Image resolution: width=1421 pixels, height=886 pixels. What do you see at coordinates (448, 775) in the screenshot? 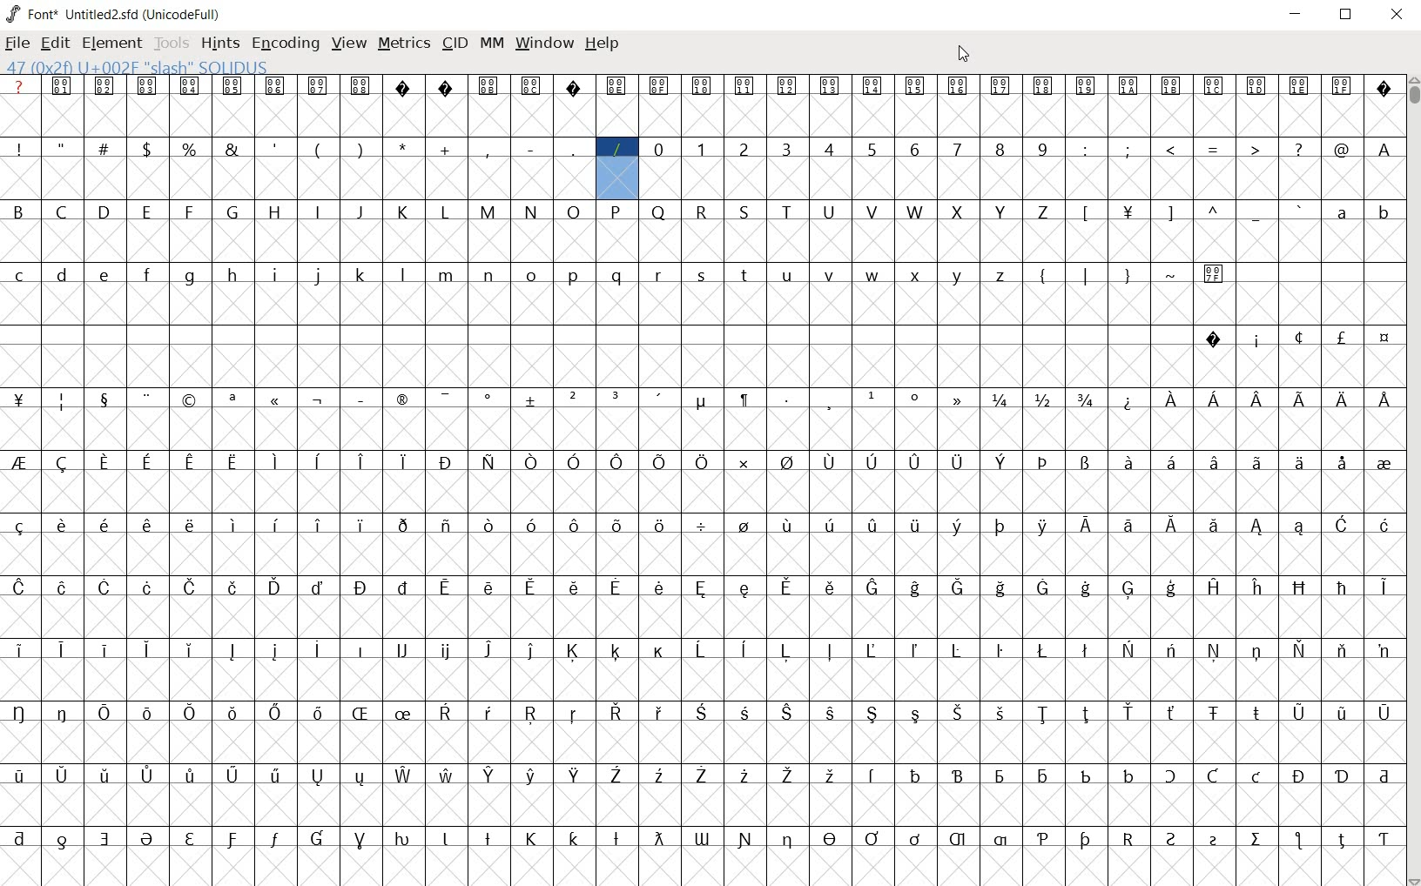
I see `glyph` at bounding box center [448, 775].